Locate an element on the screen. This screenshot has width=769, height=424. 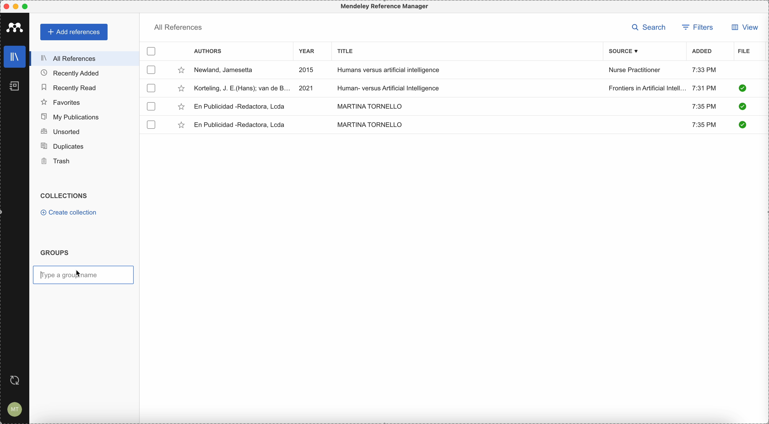
all references is located at coordinates (82, 58).